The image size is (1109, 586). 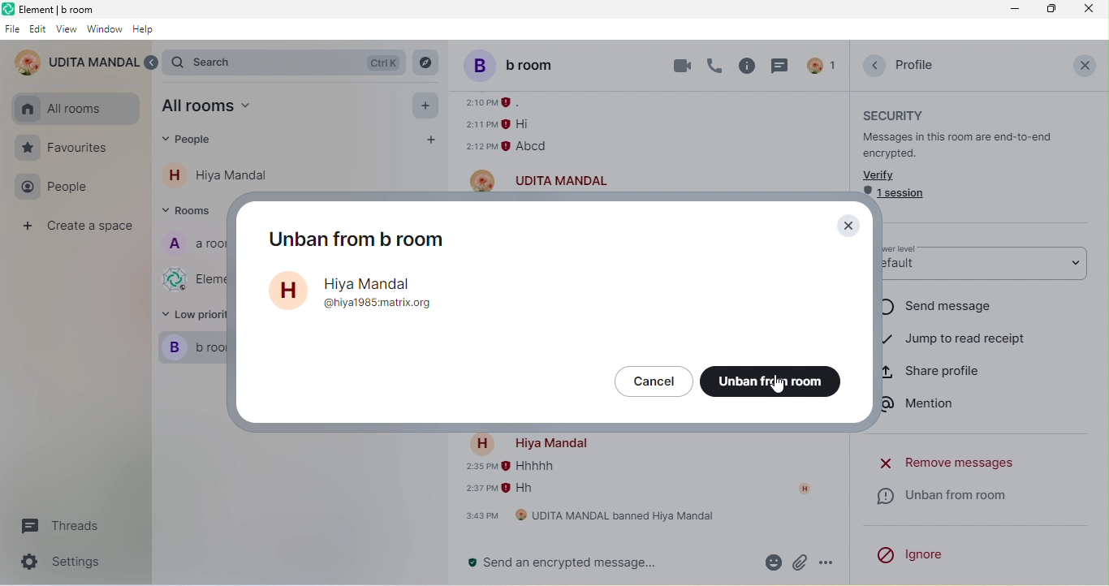 I want to click on threads, so click(x=57, y=528).